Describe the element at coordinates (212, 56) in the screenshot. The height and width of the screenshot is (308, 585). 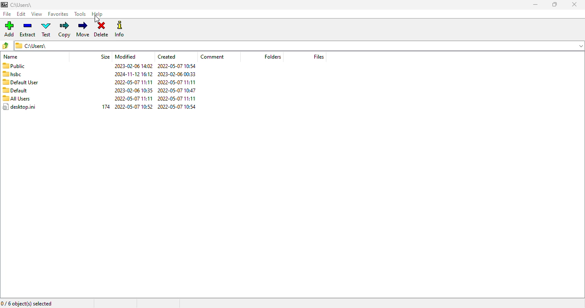
I see `comment` at that location.